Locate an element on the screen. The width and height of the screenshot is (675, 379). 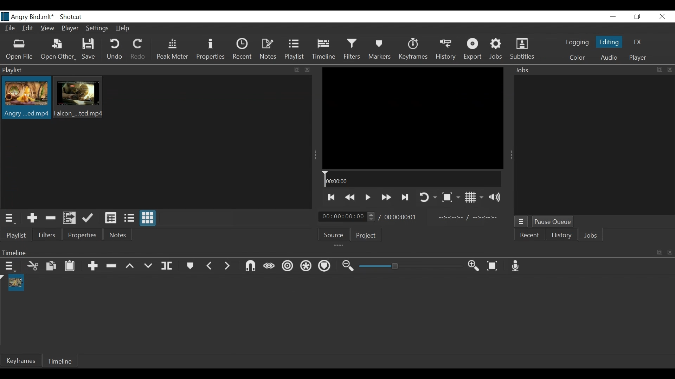
Record audio track is located at coordinates (516, 266).